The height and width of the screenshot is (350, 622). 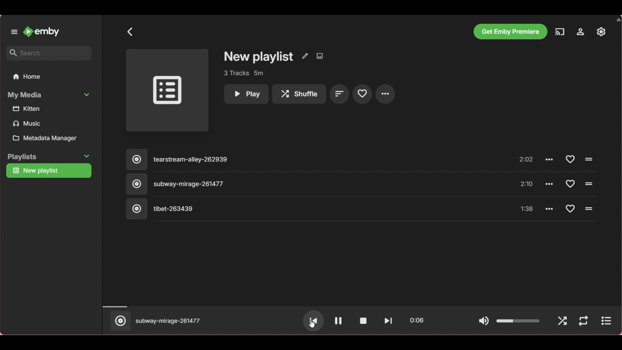 I want to click on Playlist details, so click(x=243, y=73).